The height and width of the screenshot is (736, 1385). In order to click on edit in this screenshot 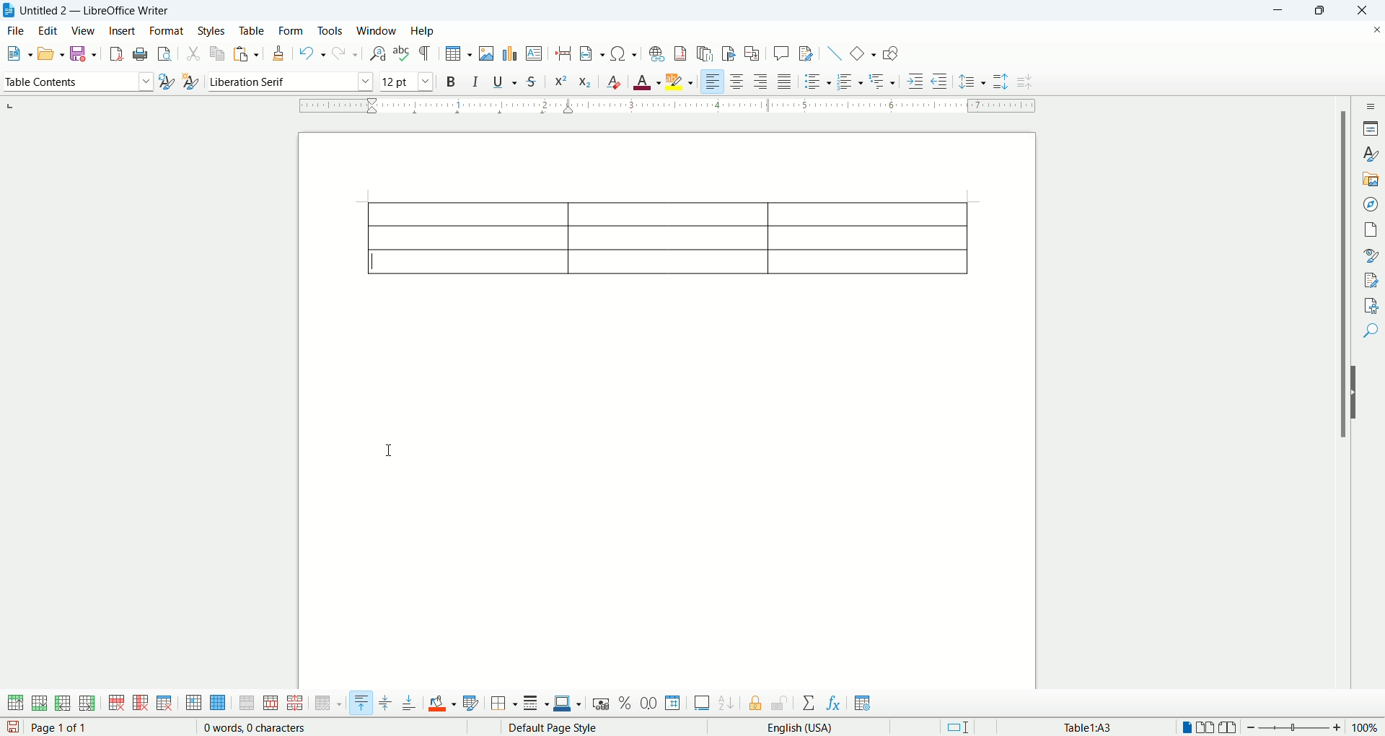, I will do `click(48, 31)`.